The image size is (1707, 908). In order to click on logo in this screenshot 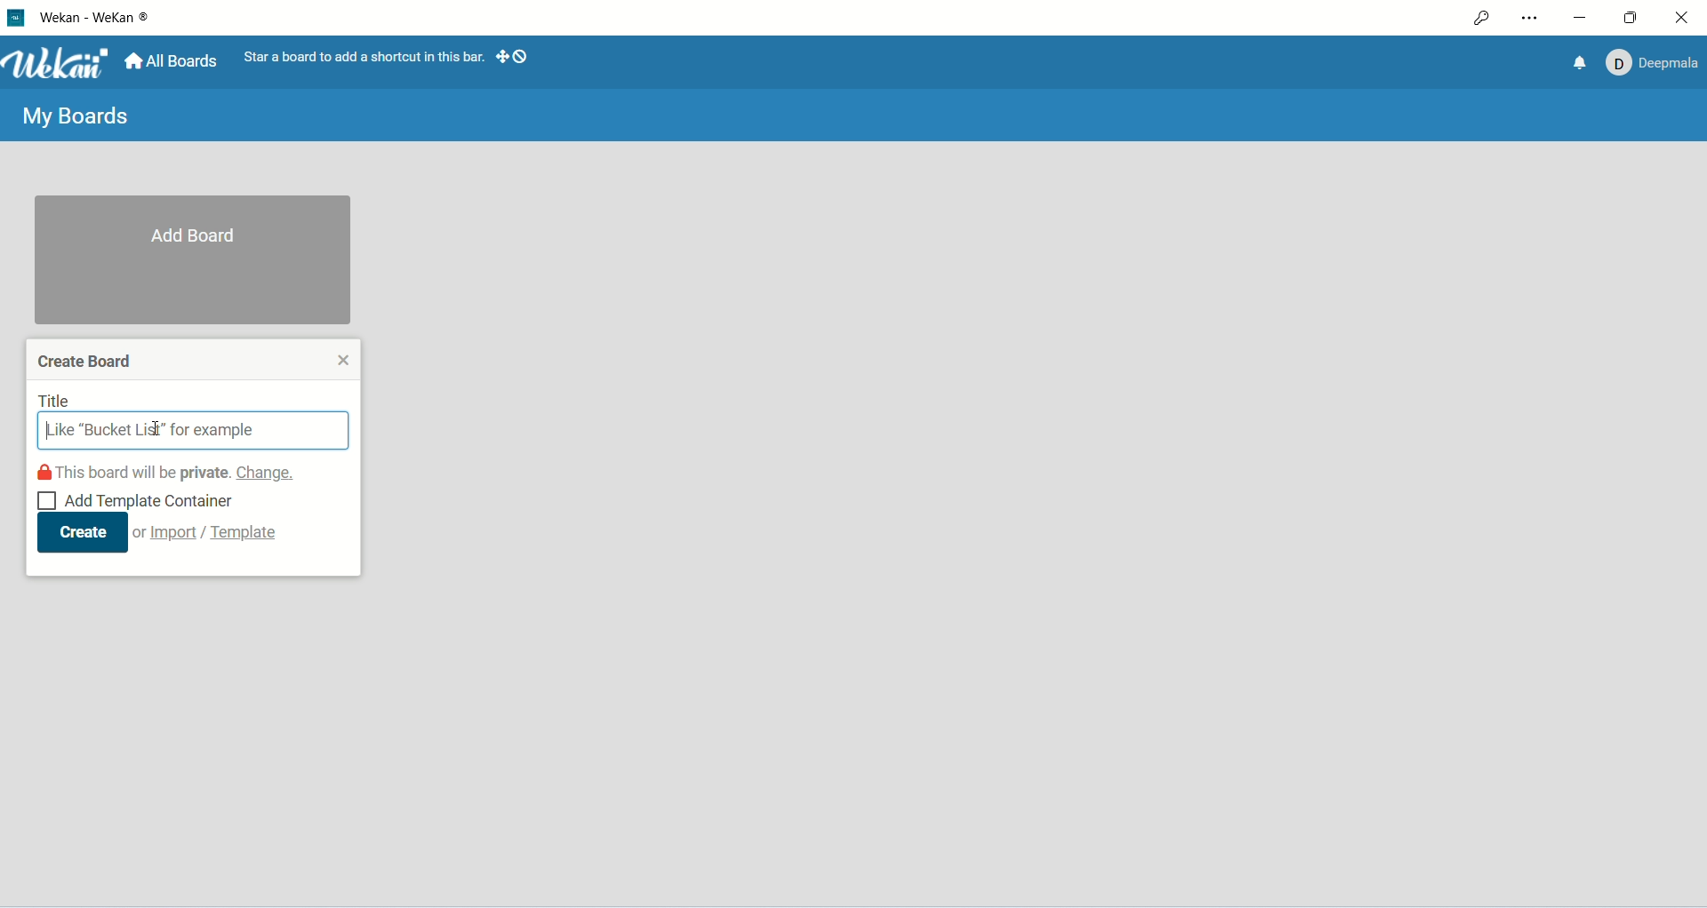, I will do `click(16, 19)`.